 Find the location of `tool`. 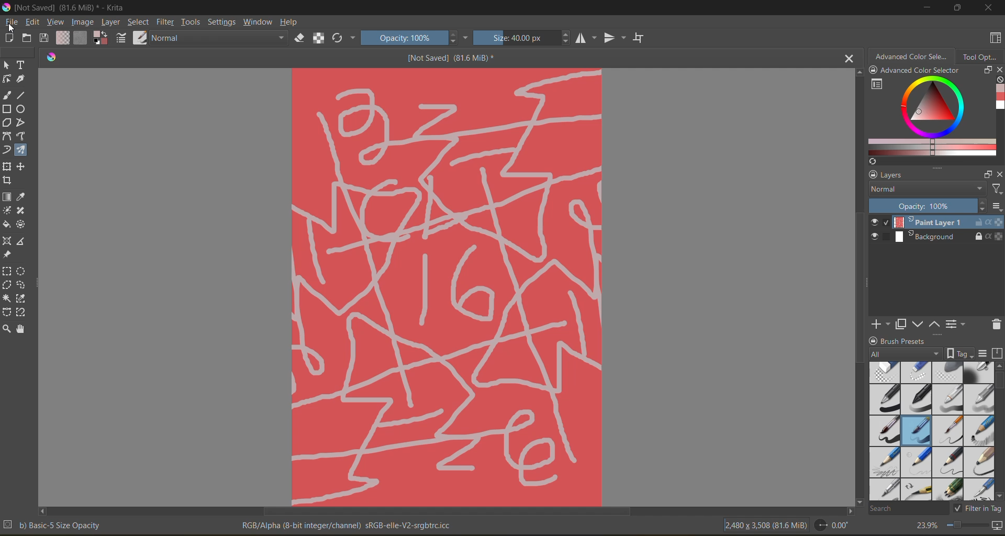

tool is located at coordinates (7, 254).